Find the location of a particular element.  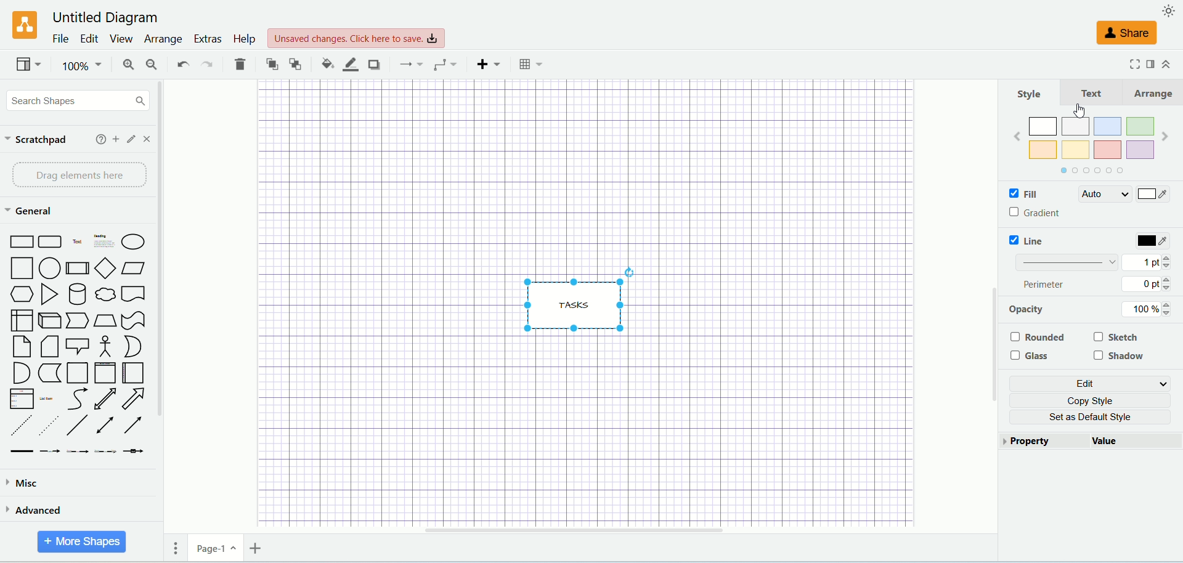

line is located at coordinates (1025, 241).